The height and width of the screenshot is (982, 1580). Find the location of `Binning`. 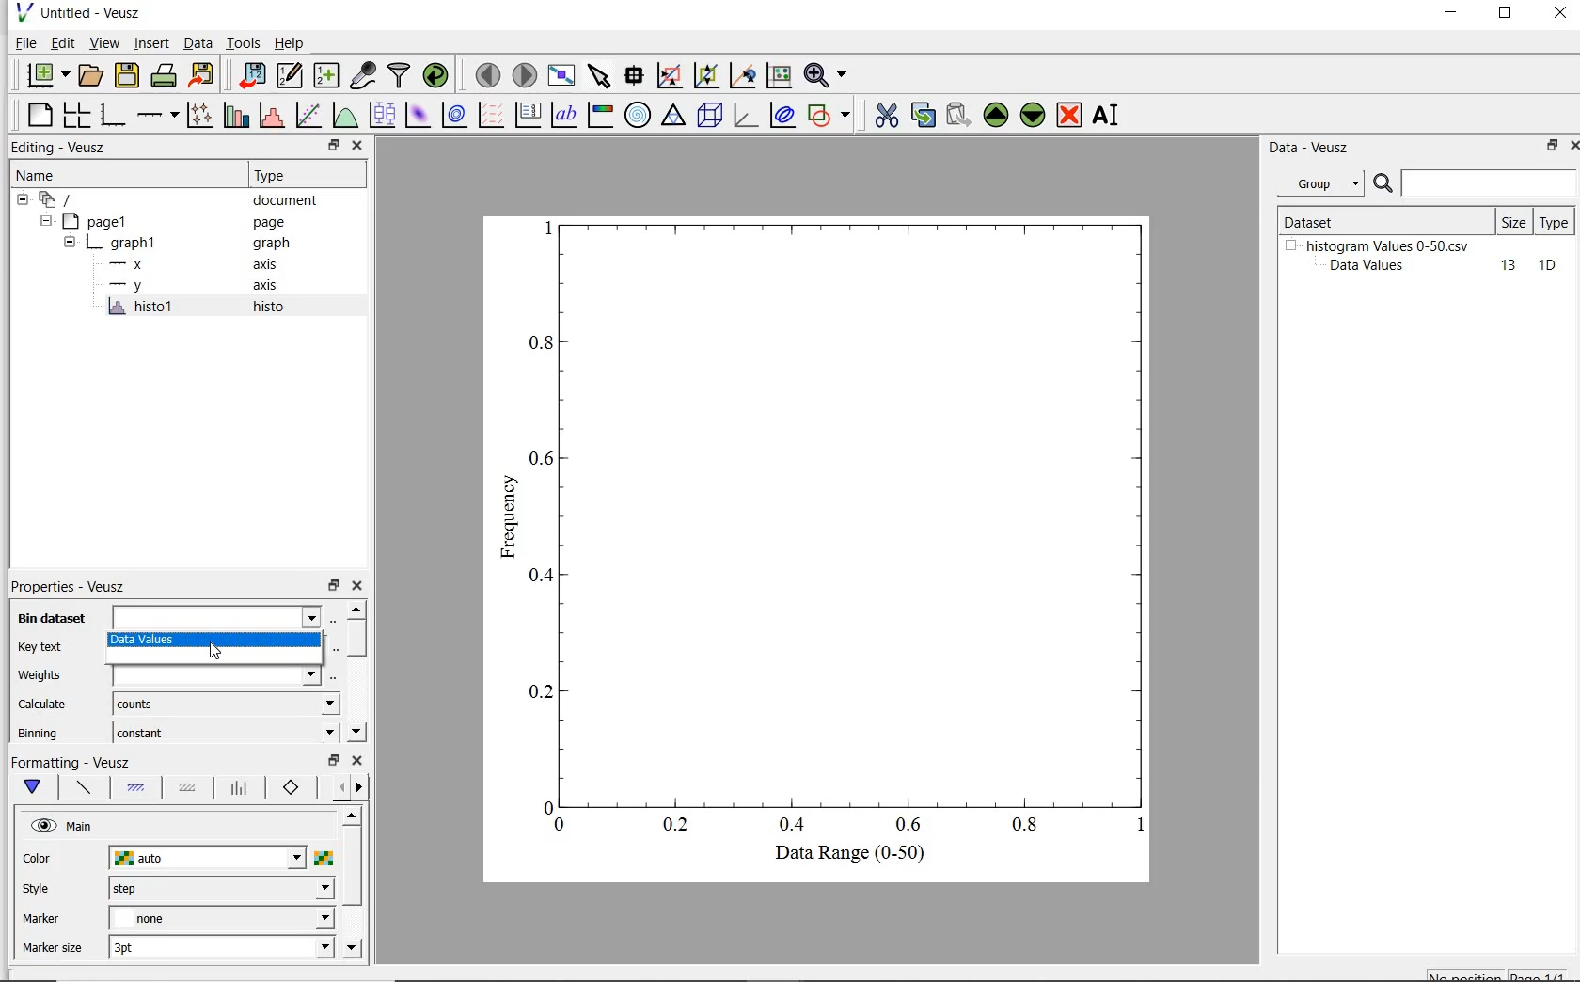

Binning is located at coordinates (39, 733).